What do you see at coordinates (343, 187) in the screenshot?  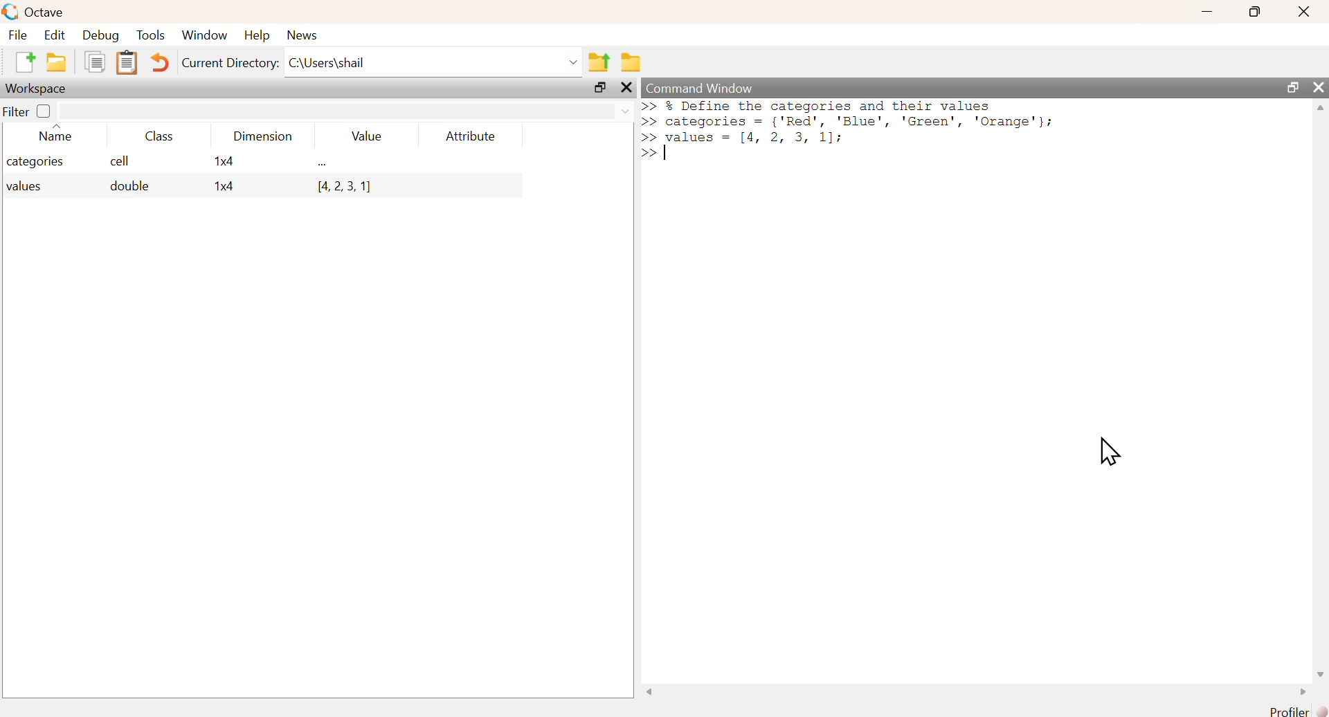 I see `[4, 2, 3, 1]` at bounding box center [343, 187].